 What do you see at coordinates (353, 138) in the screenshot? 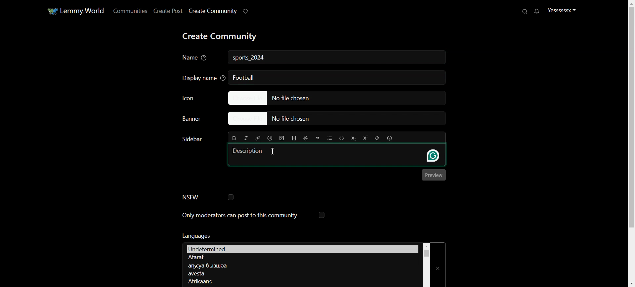
I see `Subscript` at bounding box center [353, 138].